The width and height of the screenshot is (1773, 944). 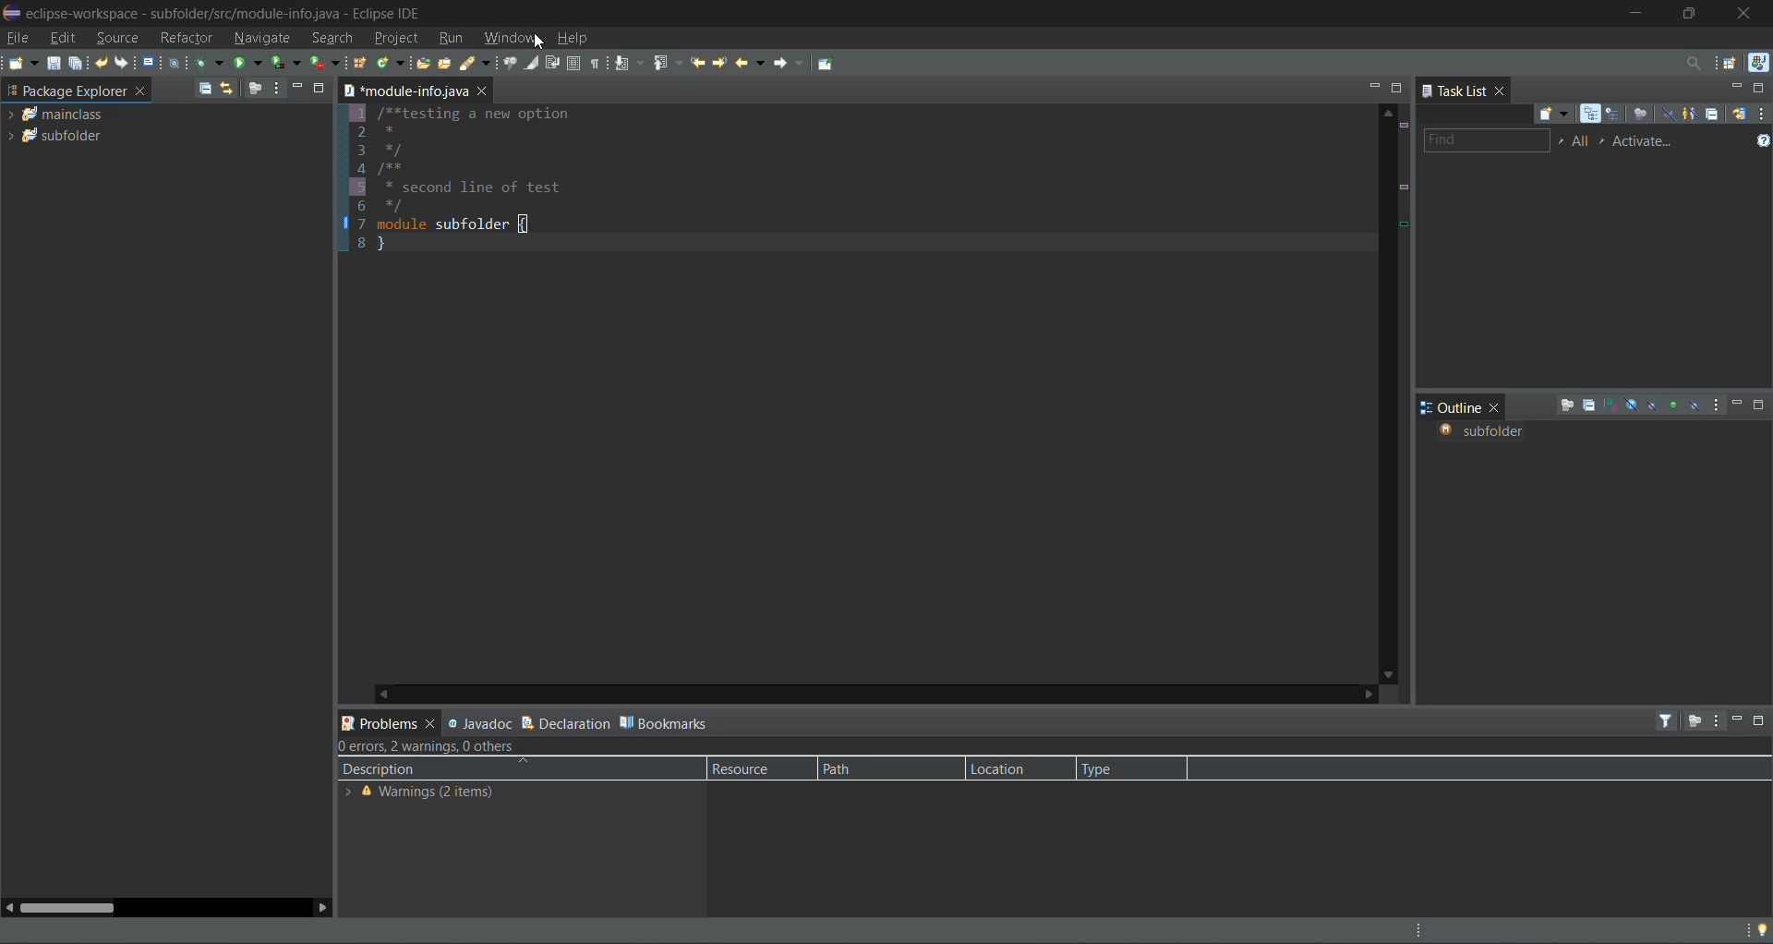 What do you see at coordinates (1695, 720) in the screenshot?
I see `focus on active task` at bounding box center [1695, 720].